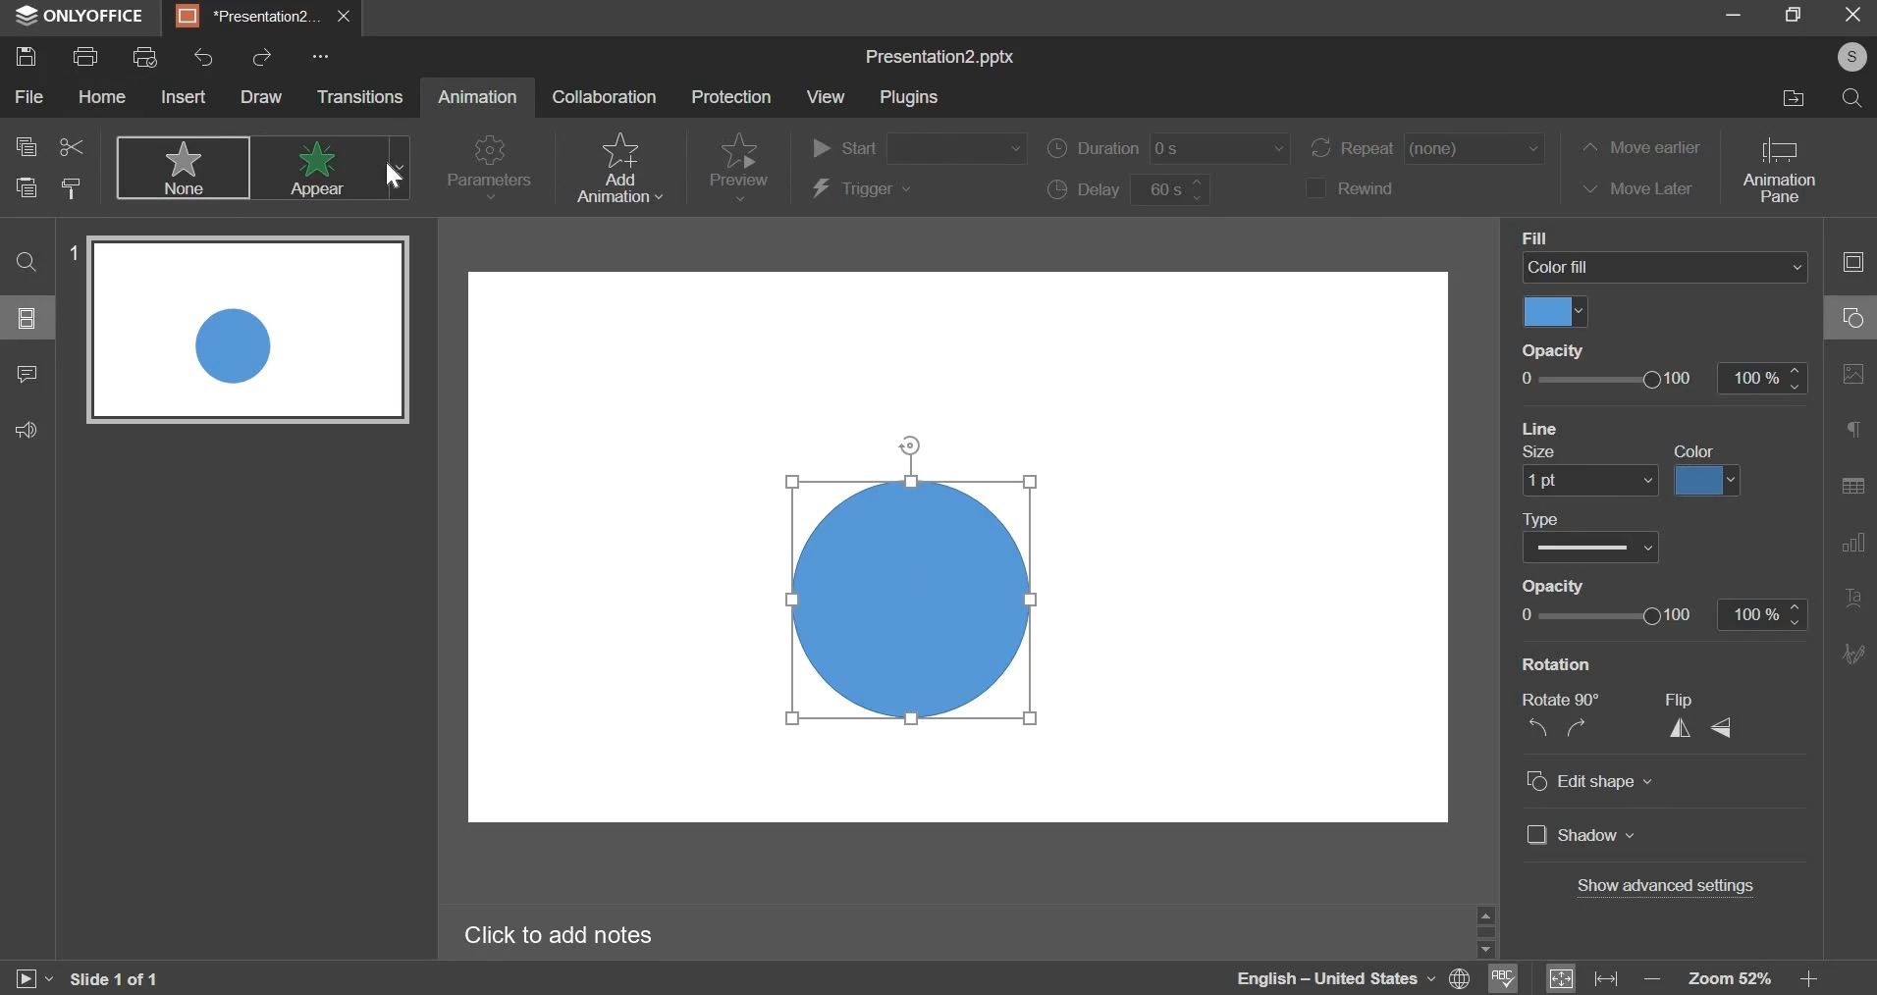 This screenshot has height=995, width=1877. I want to click on show date and time, so click(1605, 584).